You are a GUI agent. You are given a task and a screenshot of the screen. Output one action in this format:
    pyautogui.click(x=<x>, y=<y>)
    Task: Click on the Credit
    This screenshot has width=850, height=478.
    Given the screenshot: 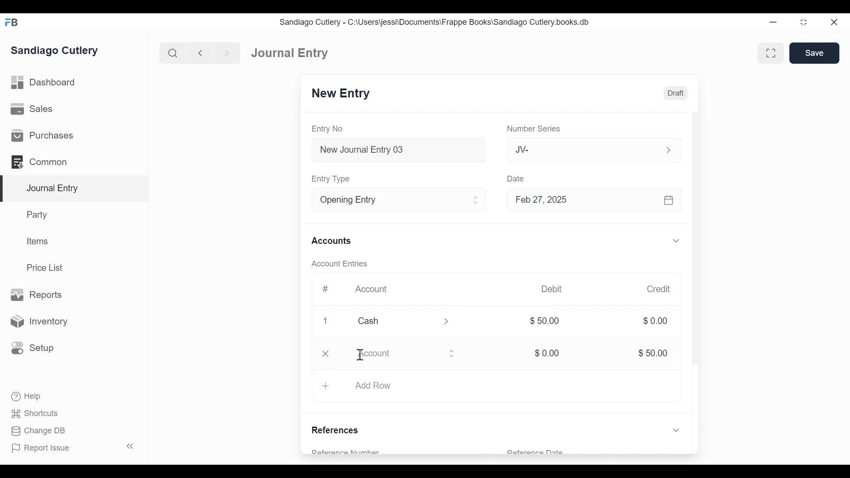 What is the action you would take?
    pyautogui.click(x=660, y=289)
    